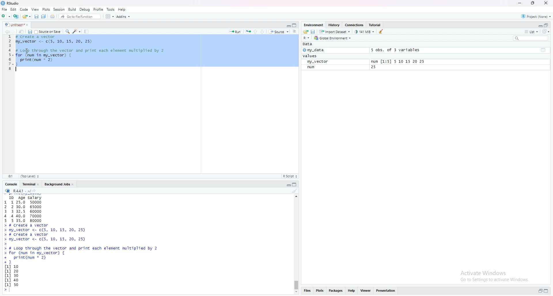 The width and height of the screenshot is (553, 296). What do you see at coordinates (547, 25) in the screenshot?
I see `collapse` at bounding box center [547, 25].